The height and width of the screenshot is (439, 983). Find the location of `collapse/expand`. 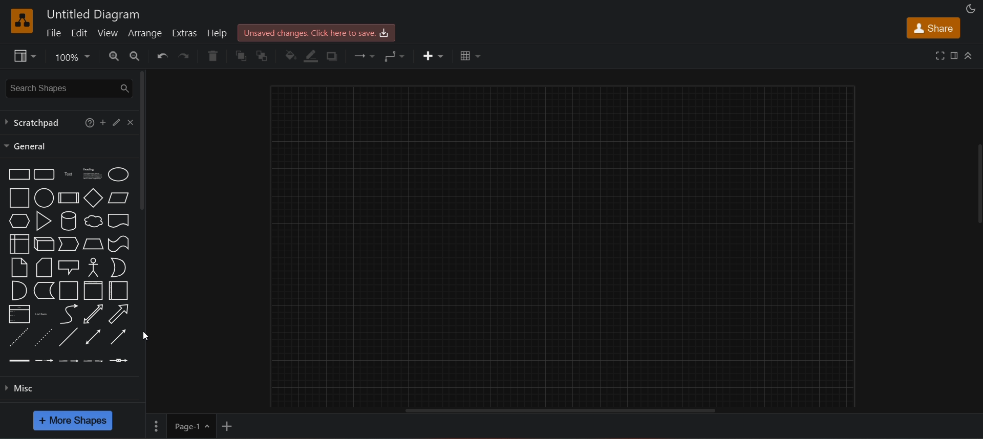

collapse/expand is located at coordinates (968, 56).